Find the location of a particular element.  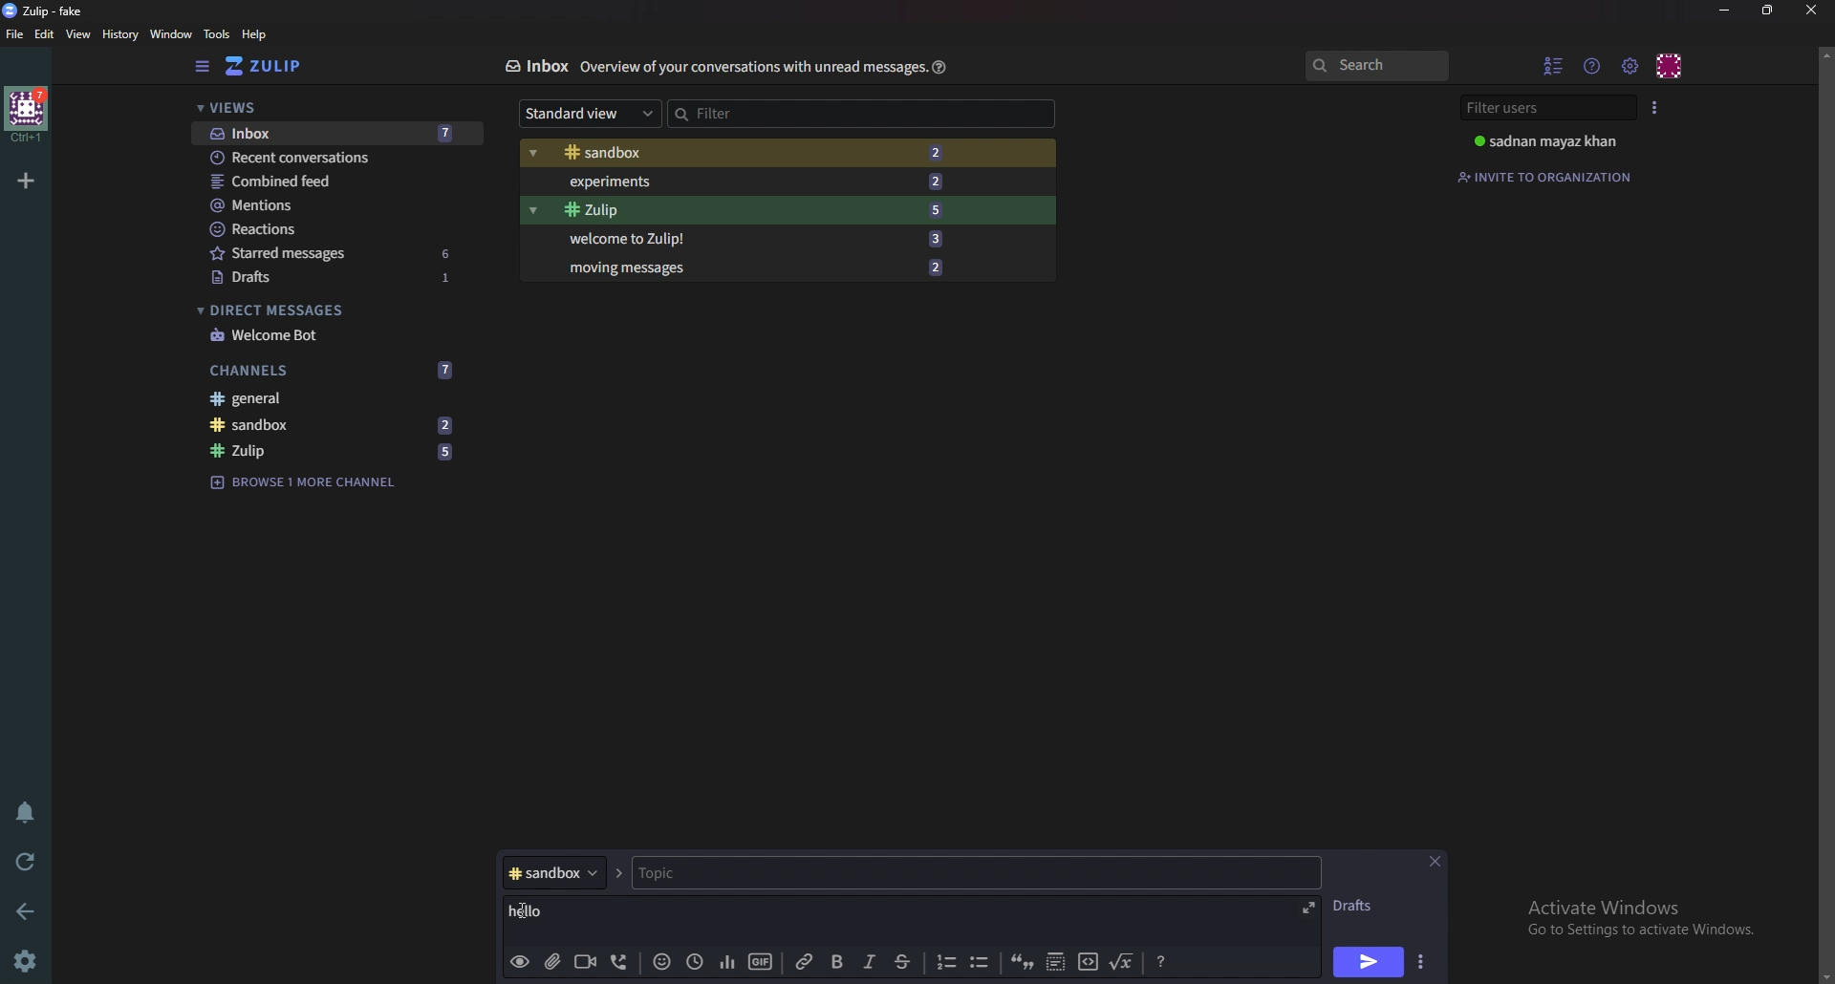

back is located at coordinates (31, 909).